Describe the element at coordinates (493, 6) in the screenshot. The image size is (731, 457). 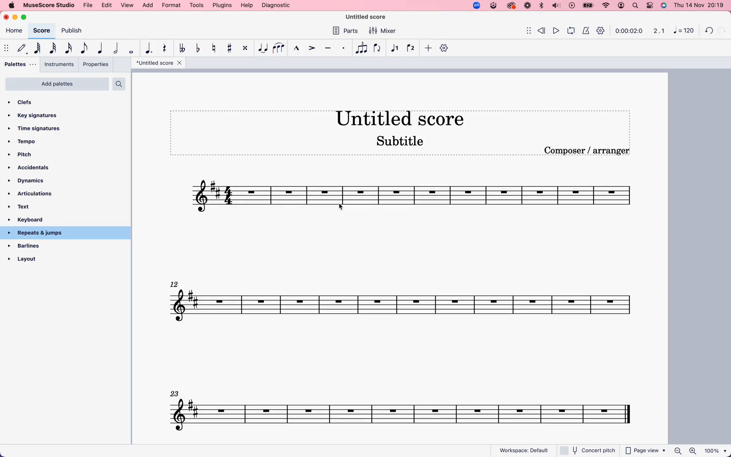
I see `screen pal` at that location.